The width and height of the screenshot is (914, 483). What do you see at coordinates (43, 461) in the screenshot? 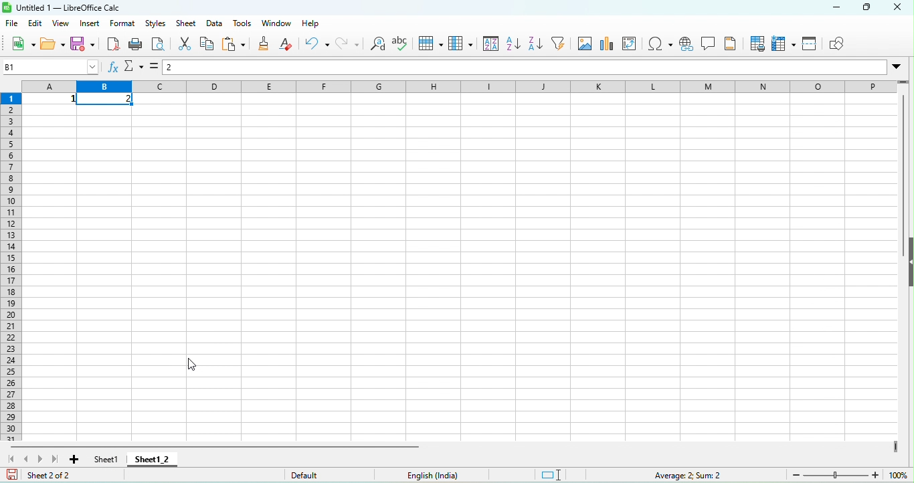
I see `scroll to next sheet` at bounding box center [43, 461].